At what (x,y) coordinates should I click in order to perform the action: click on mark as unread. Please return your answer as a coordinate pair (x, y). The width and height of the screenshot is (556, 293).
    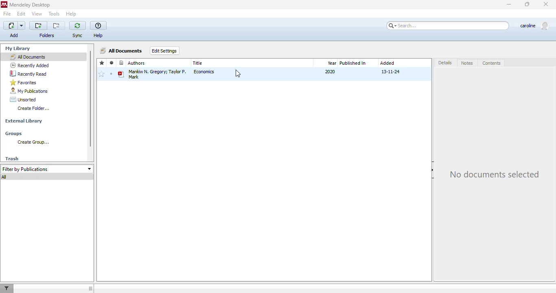
    Looking at the image, I should click on (111, 73).